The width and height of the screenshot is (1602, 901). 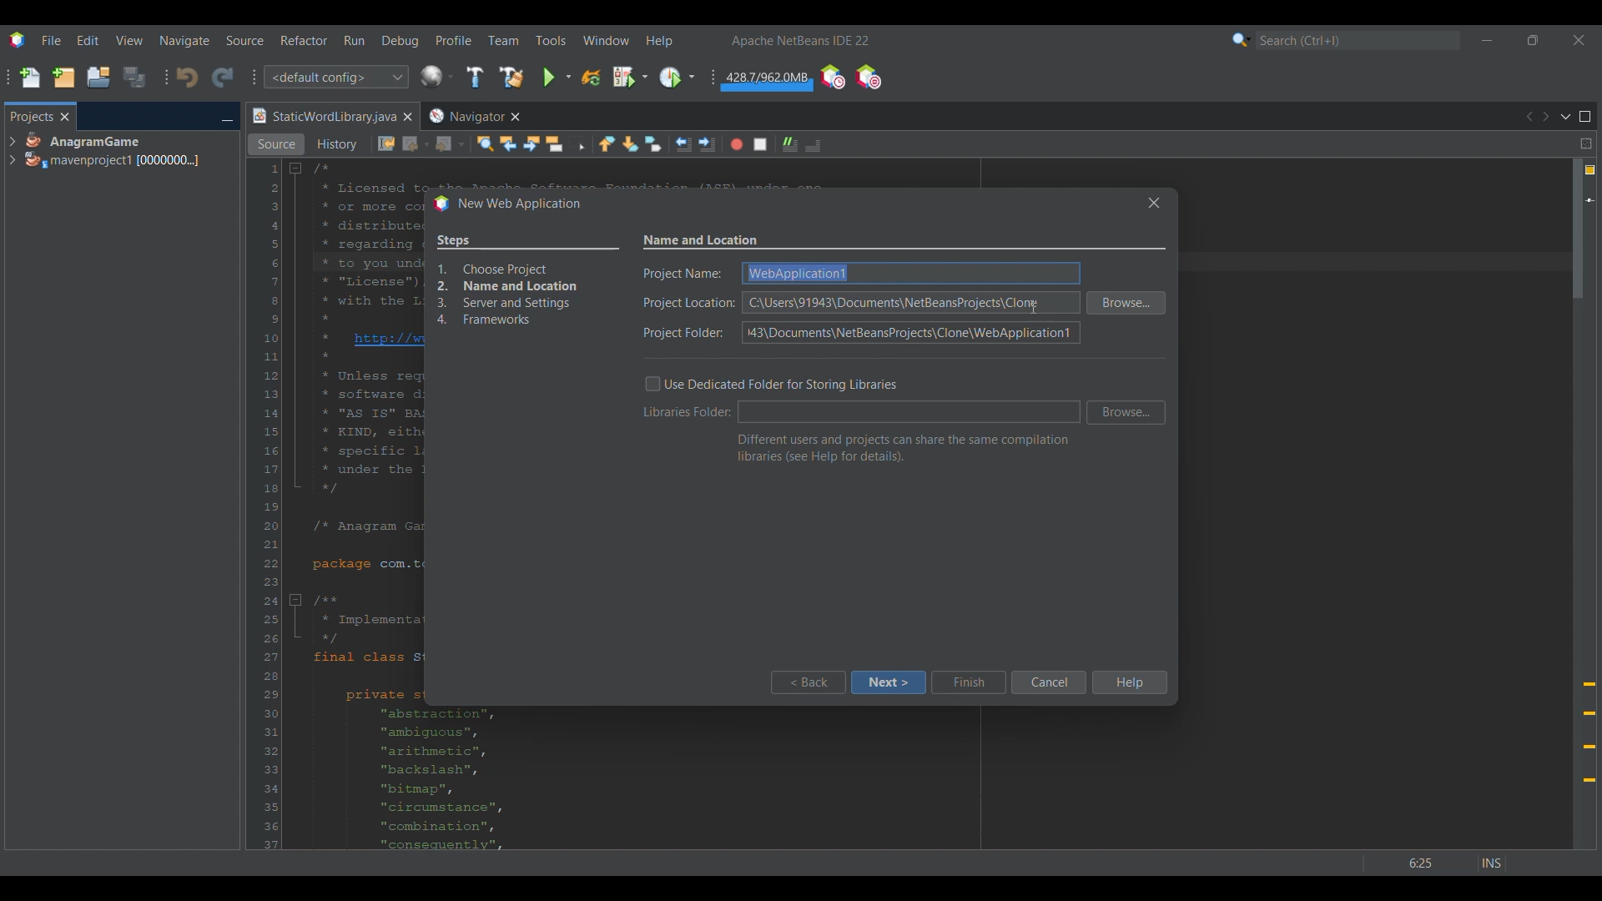 I want to click on Edit menu, so click(x=88, y=41).